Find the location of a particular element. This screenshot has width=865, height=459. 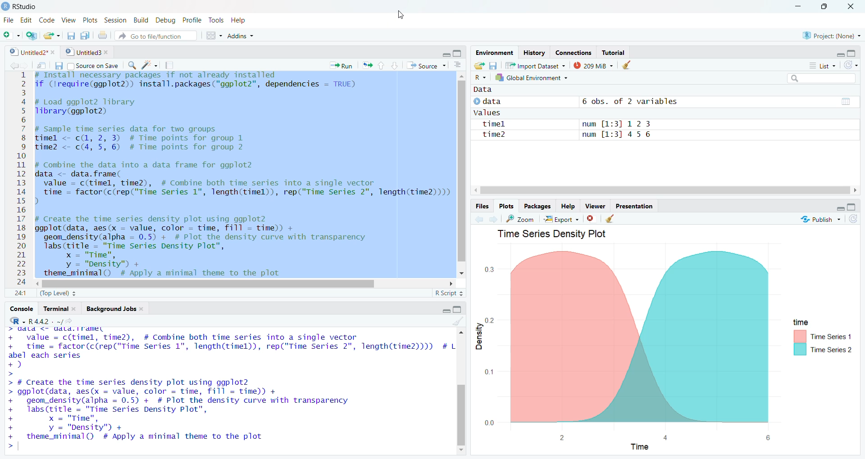

Source on Save is located at coordinates (92, 66).